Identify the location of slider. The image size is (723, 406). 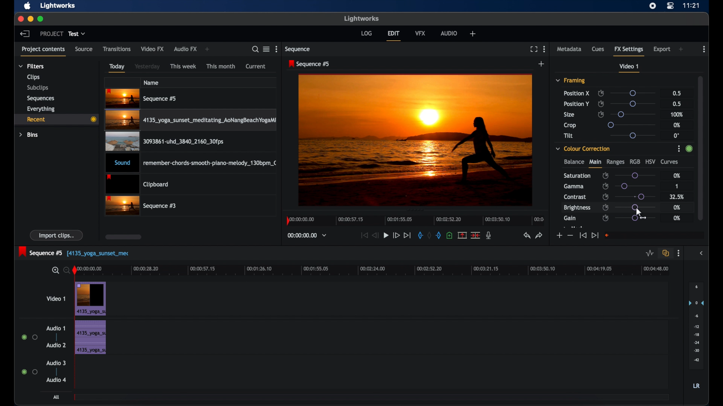
(632, 93).